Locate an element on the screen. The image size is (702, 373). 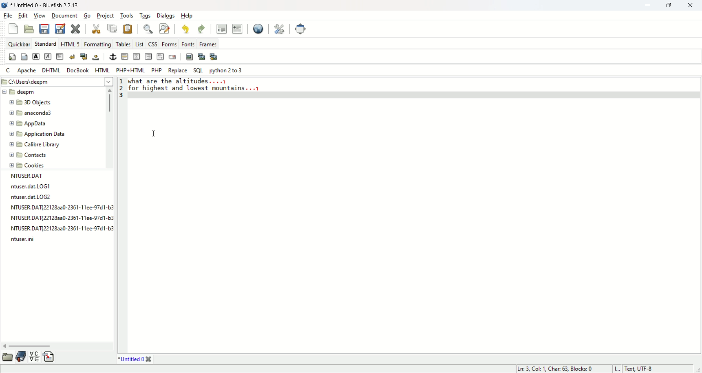
break and clear is located at coordinates (85, 57).